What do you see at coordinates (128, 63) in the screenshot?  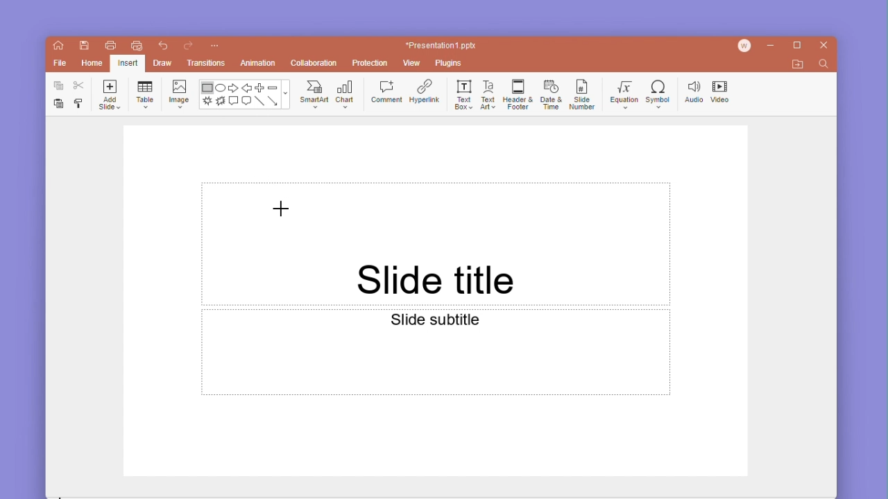 I see `Selected insert` at bounding box center [128, 63].